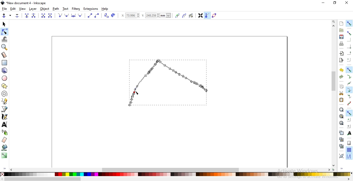 This screenshot has height=181, width=353. Describe the element at coordinates (27, 16) in the screenshot. I see `join selected nodes` at that location.